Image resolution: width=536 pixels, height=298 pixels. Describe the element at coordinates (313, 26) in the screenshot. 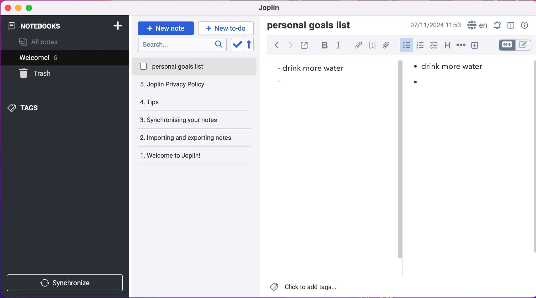

I see `personal goals list` at that location.